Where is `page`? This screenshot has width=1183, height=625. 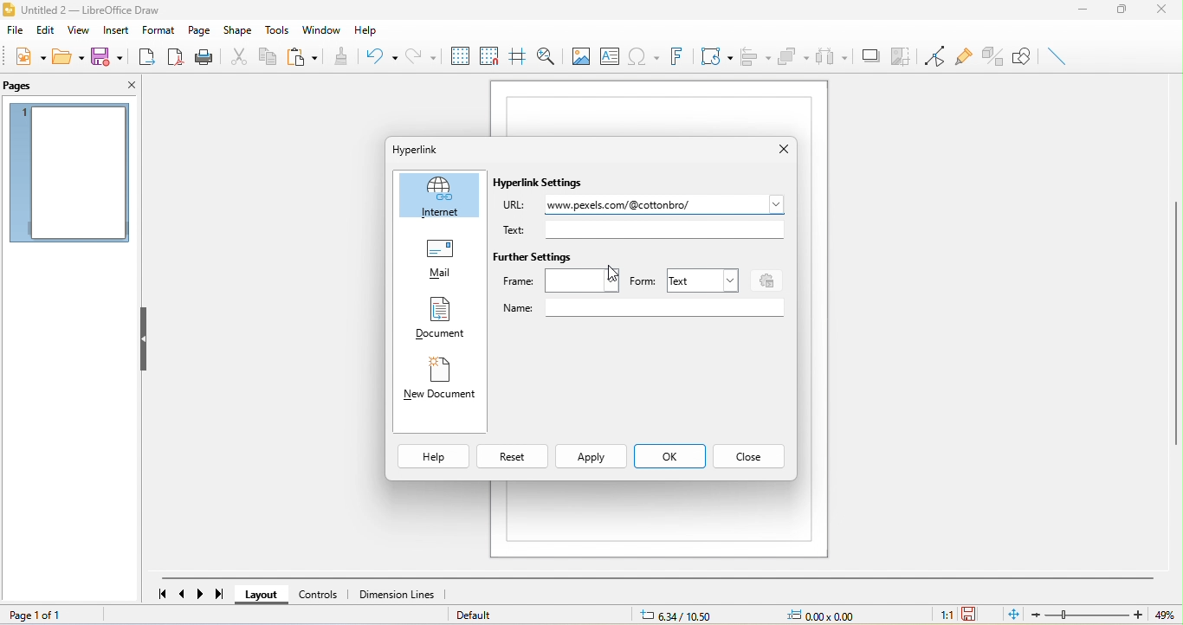 page is located at coordinates (202, 31).